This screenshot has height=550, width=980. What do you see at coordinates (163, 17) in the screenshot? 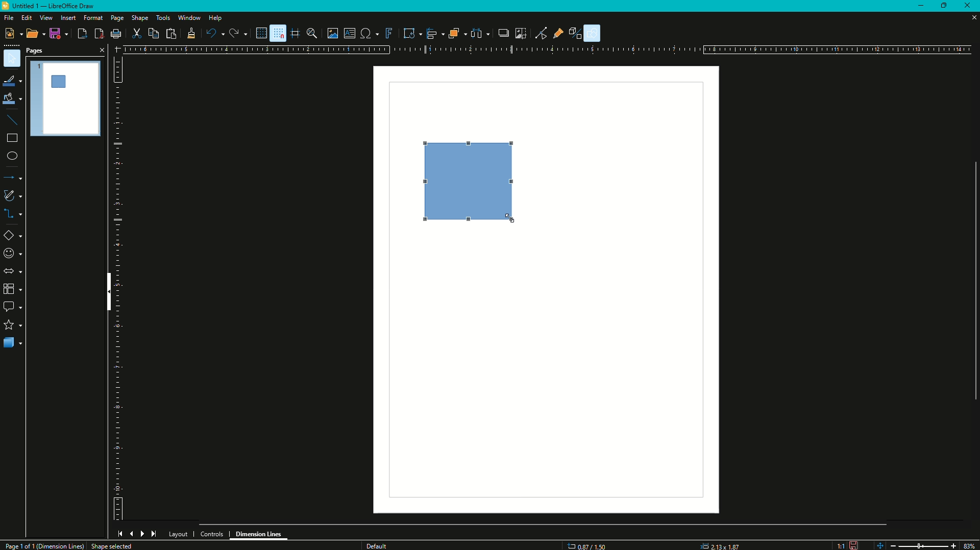
I see `Tools` at bounding box center [163, 17].